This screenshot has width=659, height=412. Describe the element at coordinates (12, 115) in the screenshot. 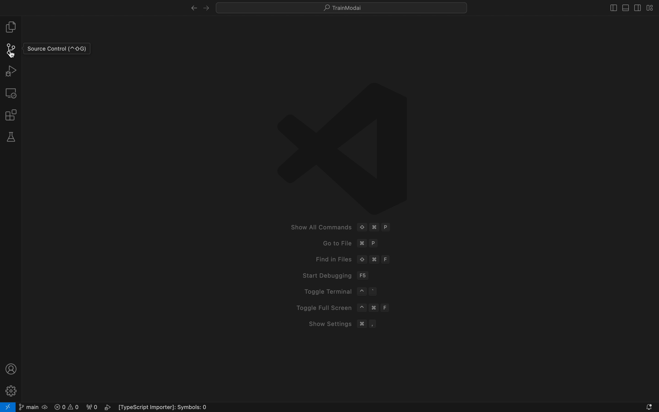

I see `extensions` at that location.